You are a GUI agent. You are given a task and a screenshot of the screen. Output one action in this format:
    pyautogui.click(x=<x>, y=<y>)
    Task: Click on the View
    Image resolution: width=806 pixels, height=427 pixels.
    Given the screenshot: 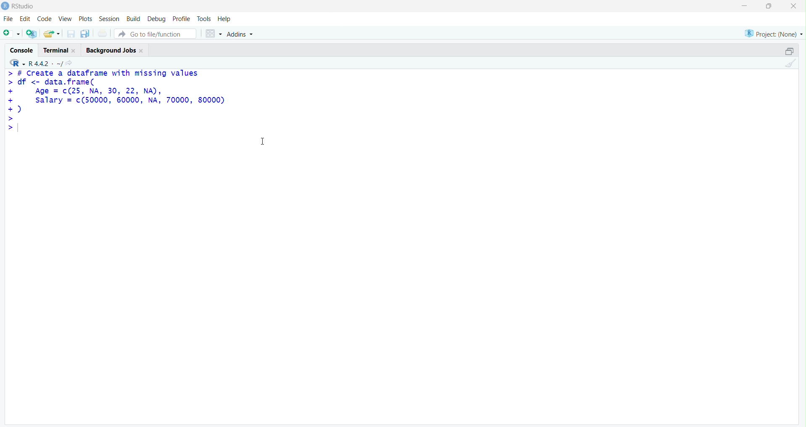 What is the action you would take?
    pyautogui.click(x=64, y=19)
    